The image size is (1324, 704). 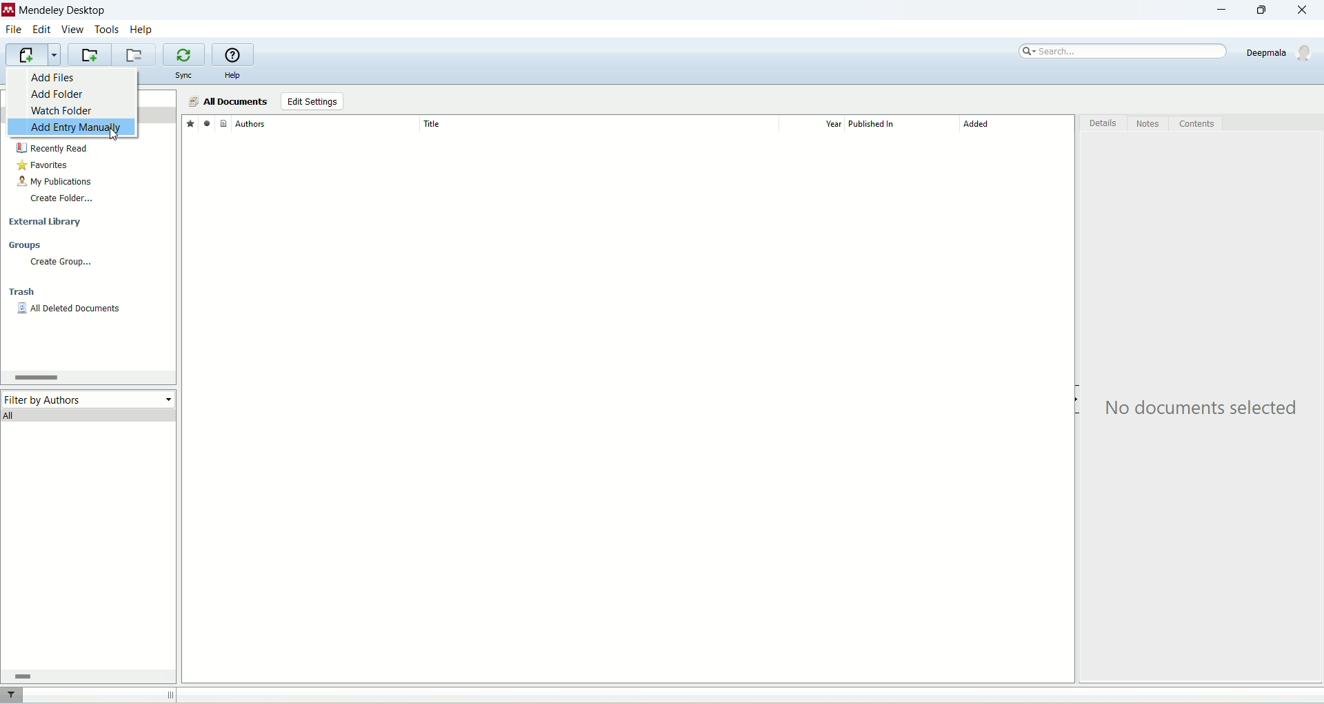 What do you see at coordinates (185, 55) in the screenshot?
I see `synchronize library with mendeley web` at bounding box center [185, 55].